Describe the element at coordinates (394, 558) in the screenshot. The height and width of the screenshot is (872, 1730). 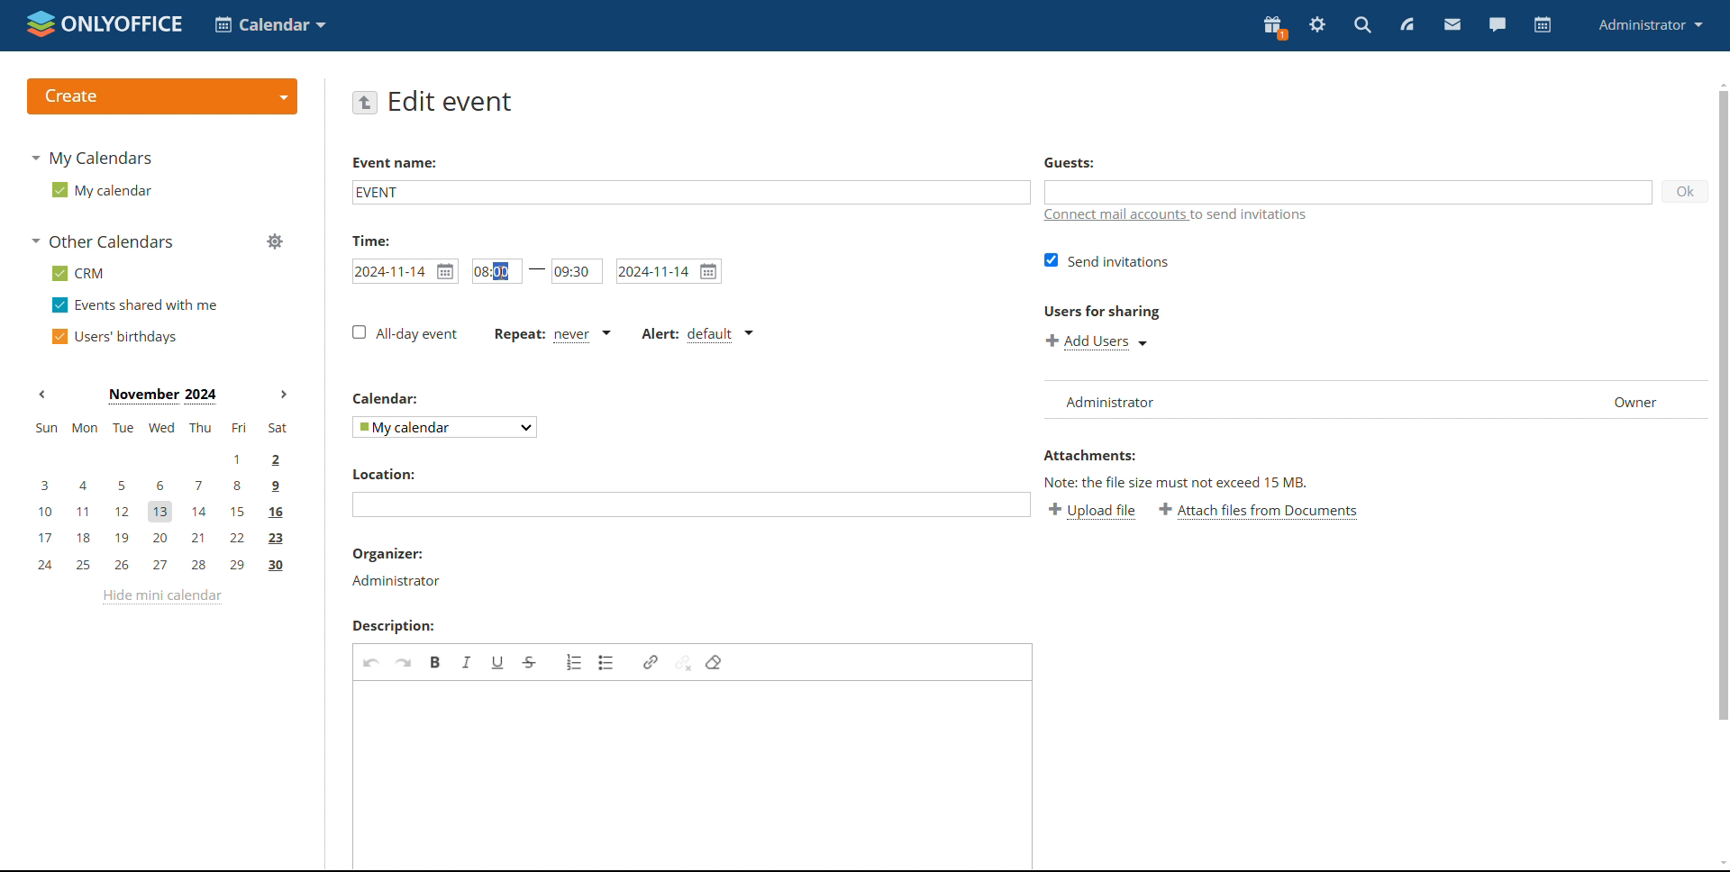
I see `organizer` at that location.